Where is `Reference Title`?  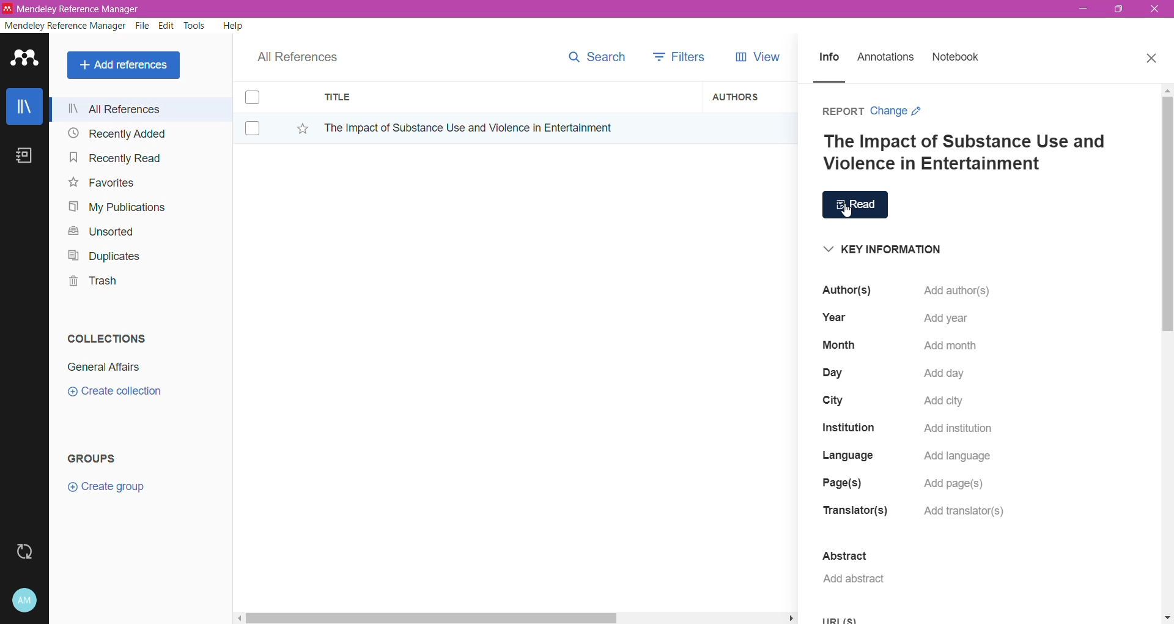 Reference Title is located at coordinates (962, 154).